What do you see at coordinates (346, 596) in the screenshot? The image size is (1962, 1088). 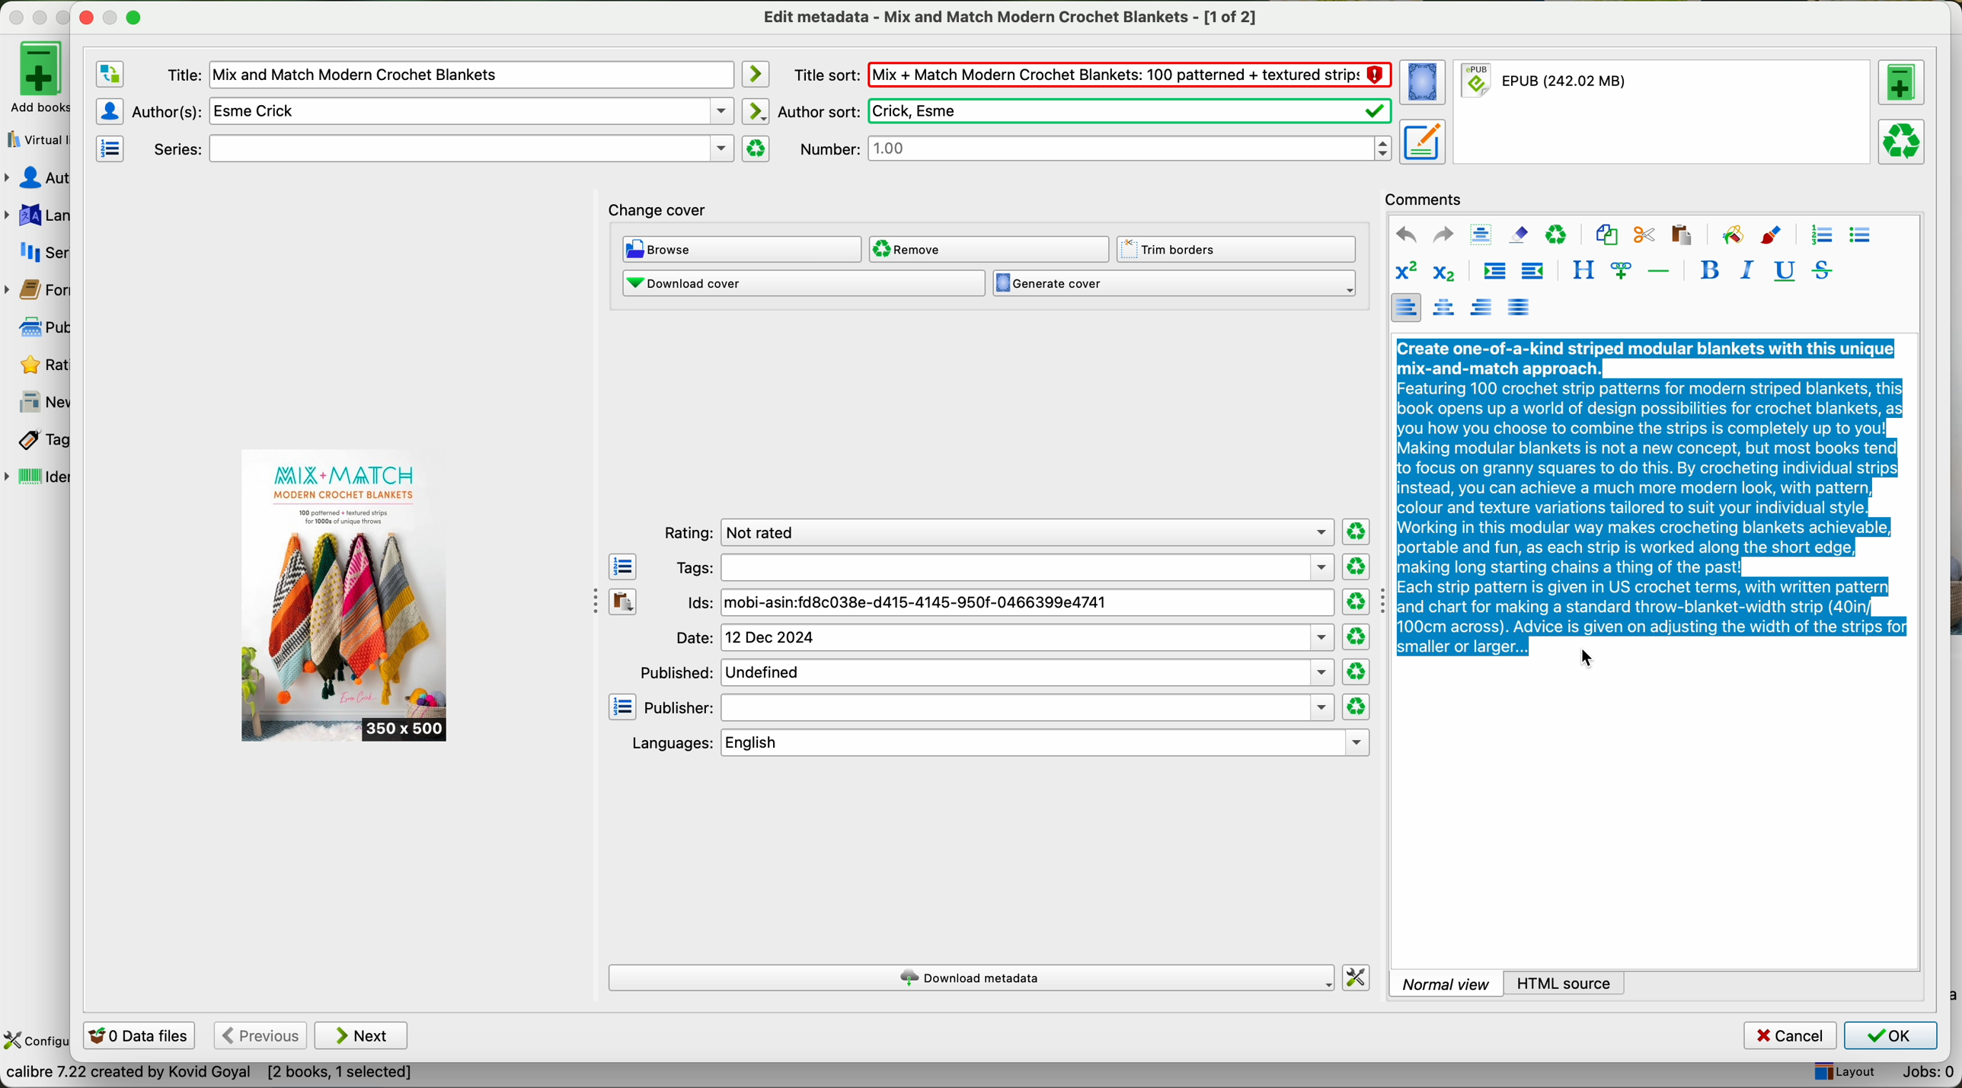 I see `book cover preview` at bounding box center [346, 596].